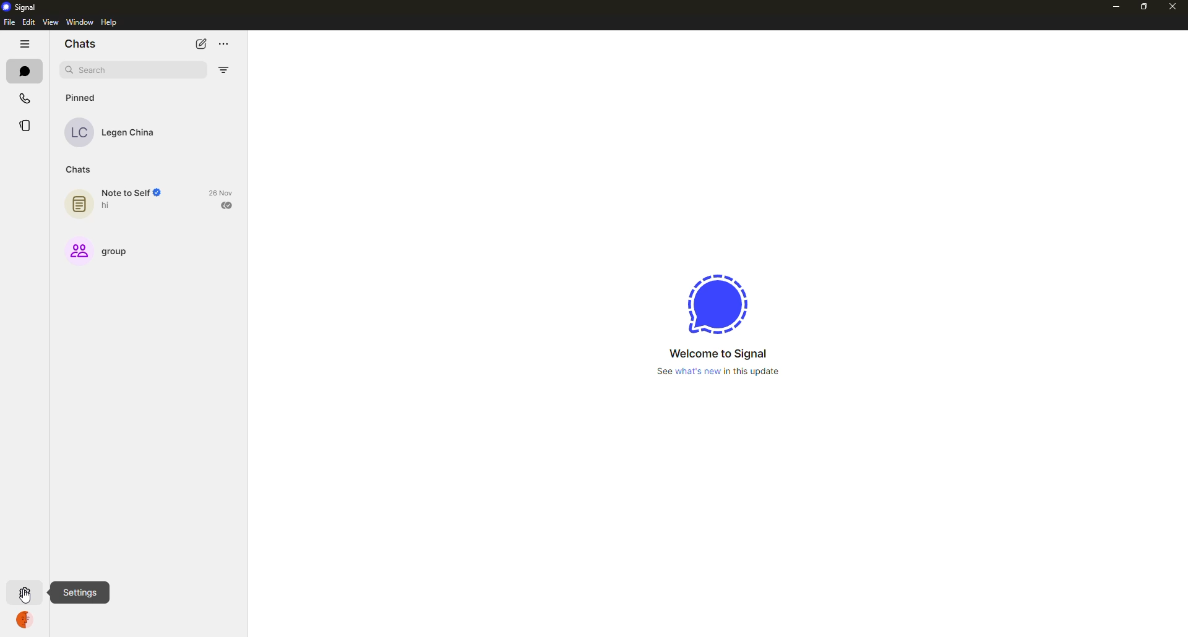  Describe the element at coordinates (78, 202) in the screenshot. I see `Note icon` at that location.